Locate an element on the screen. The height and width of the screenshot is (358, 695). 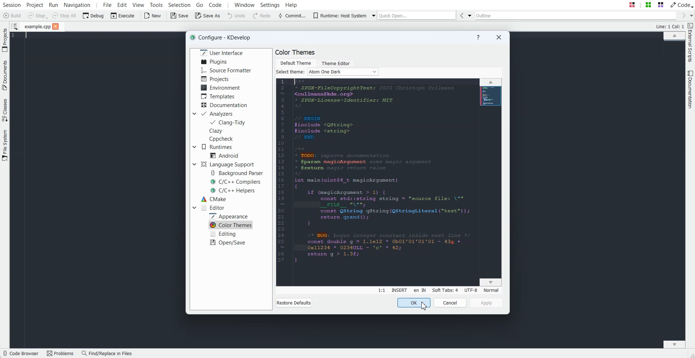
Build is located at coordinates (12, 16).